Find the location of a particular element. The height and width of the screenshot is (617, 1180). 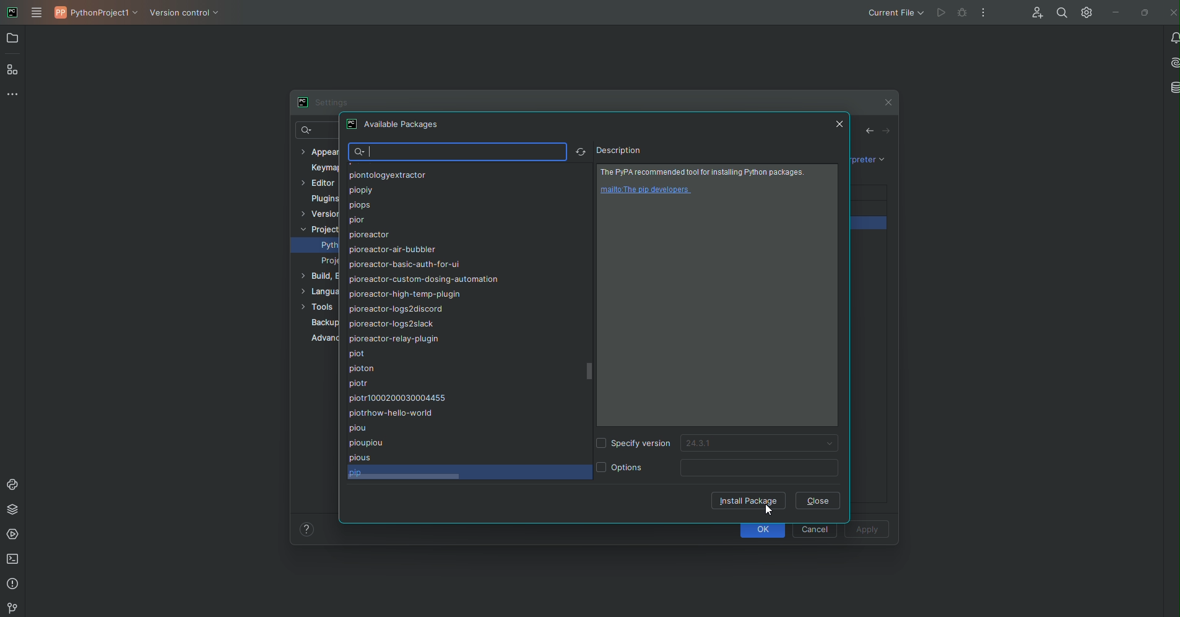

Cancel is located at coordinates (815, 528).